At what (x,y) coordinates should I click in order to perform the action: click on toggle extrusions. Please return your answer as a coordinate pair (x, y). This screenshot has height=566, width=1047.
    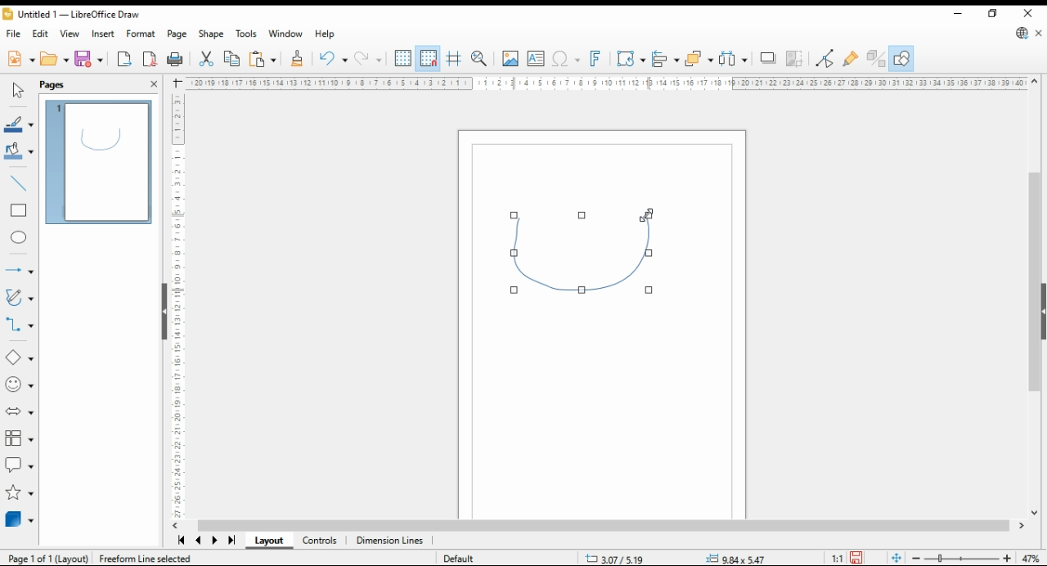
    Looking at the image, I should click on (875, 59).